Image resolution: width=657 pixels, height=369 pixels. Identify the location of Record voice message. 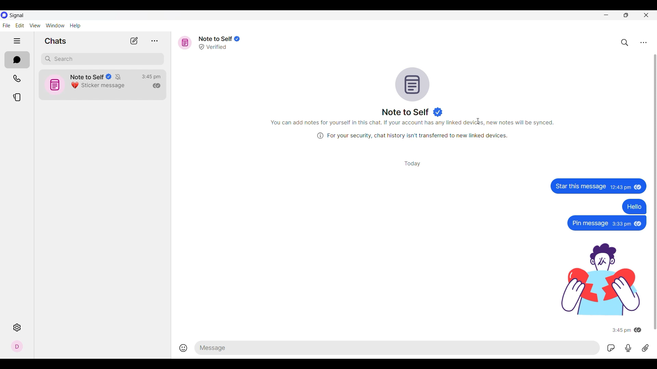
(628, 348).